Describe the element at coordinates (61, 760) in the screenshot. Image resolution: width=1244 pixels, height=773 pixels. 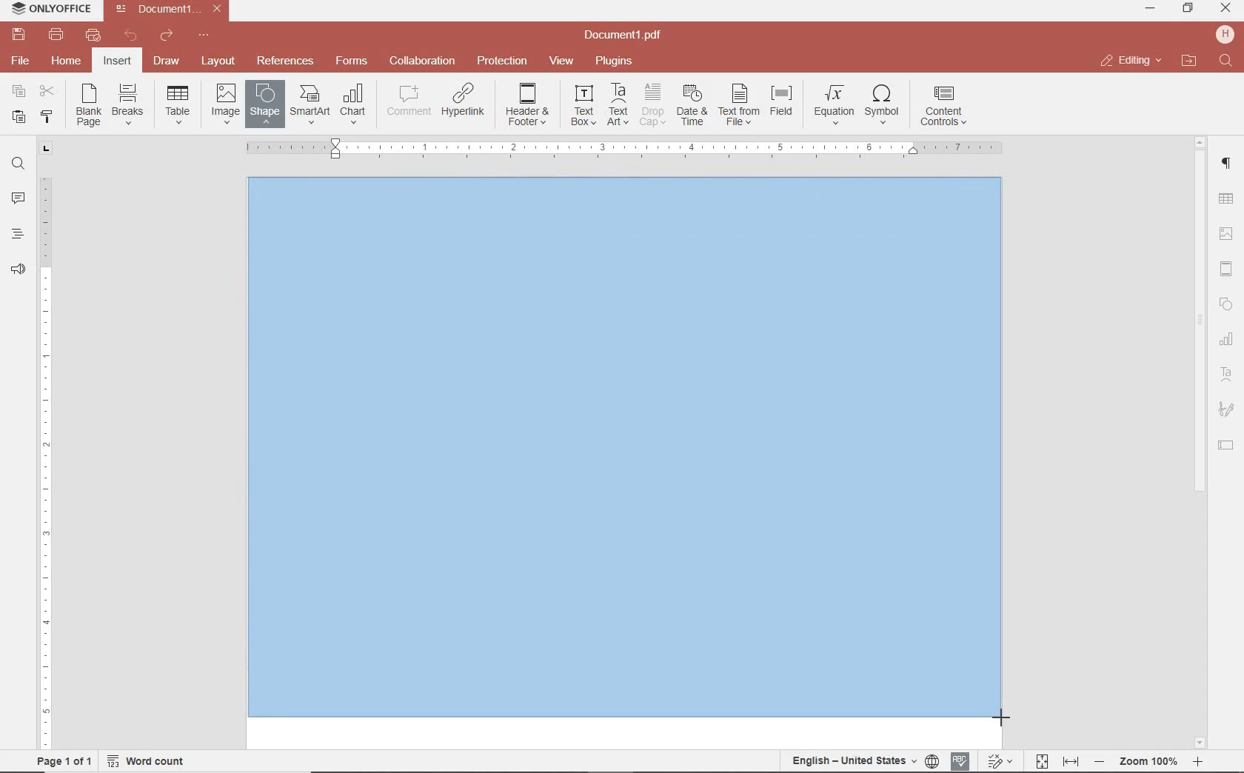
I see `page 1 of 1` at that location.